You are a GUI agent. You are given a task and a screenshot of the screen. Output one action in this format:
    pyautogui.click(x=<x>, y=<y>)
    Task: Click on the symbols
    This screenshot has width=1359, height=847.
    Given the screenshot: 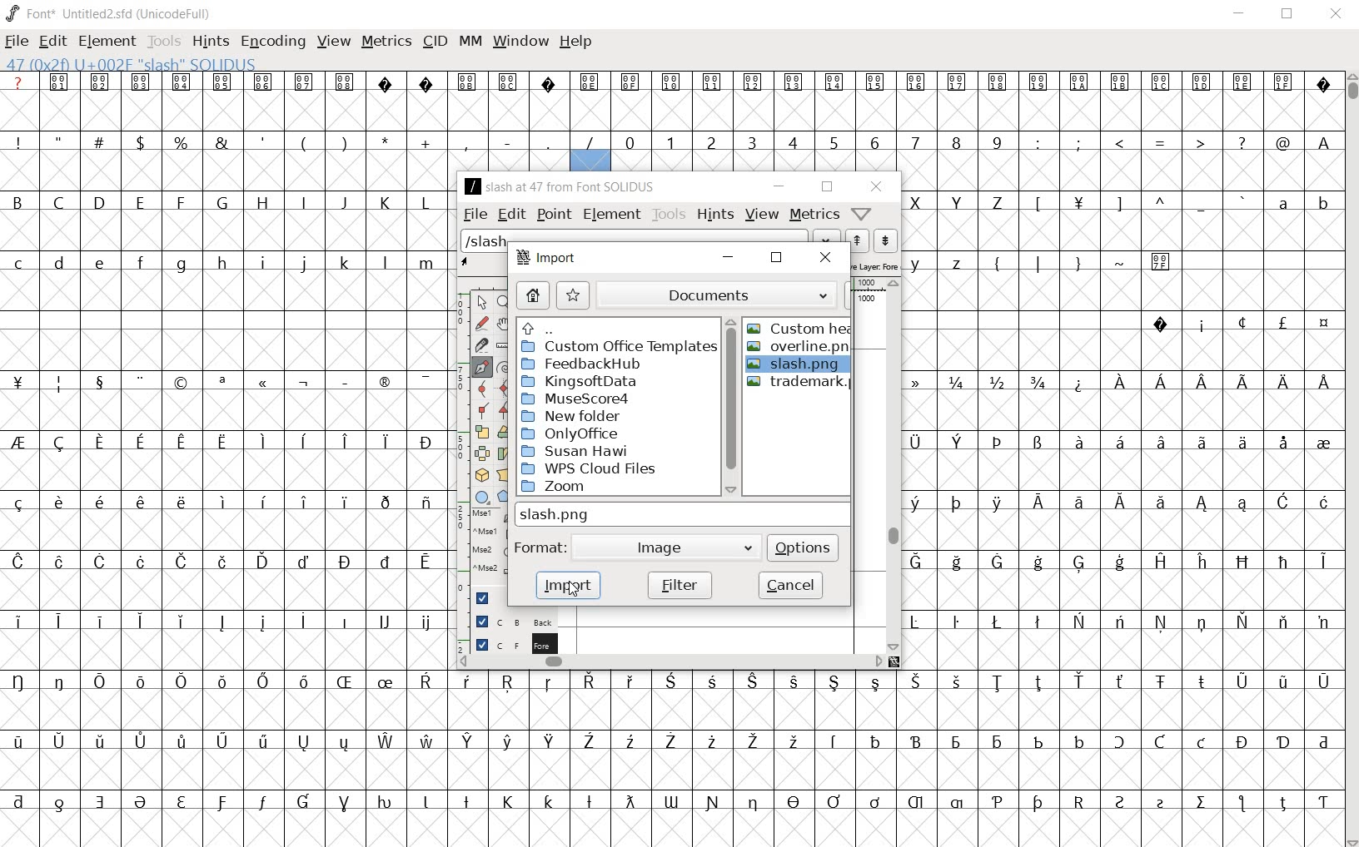 What is the action you would take?
    pyautogui.click(x=1080, y=260)
    